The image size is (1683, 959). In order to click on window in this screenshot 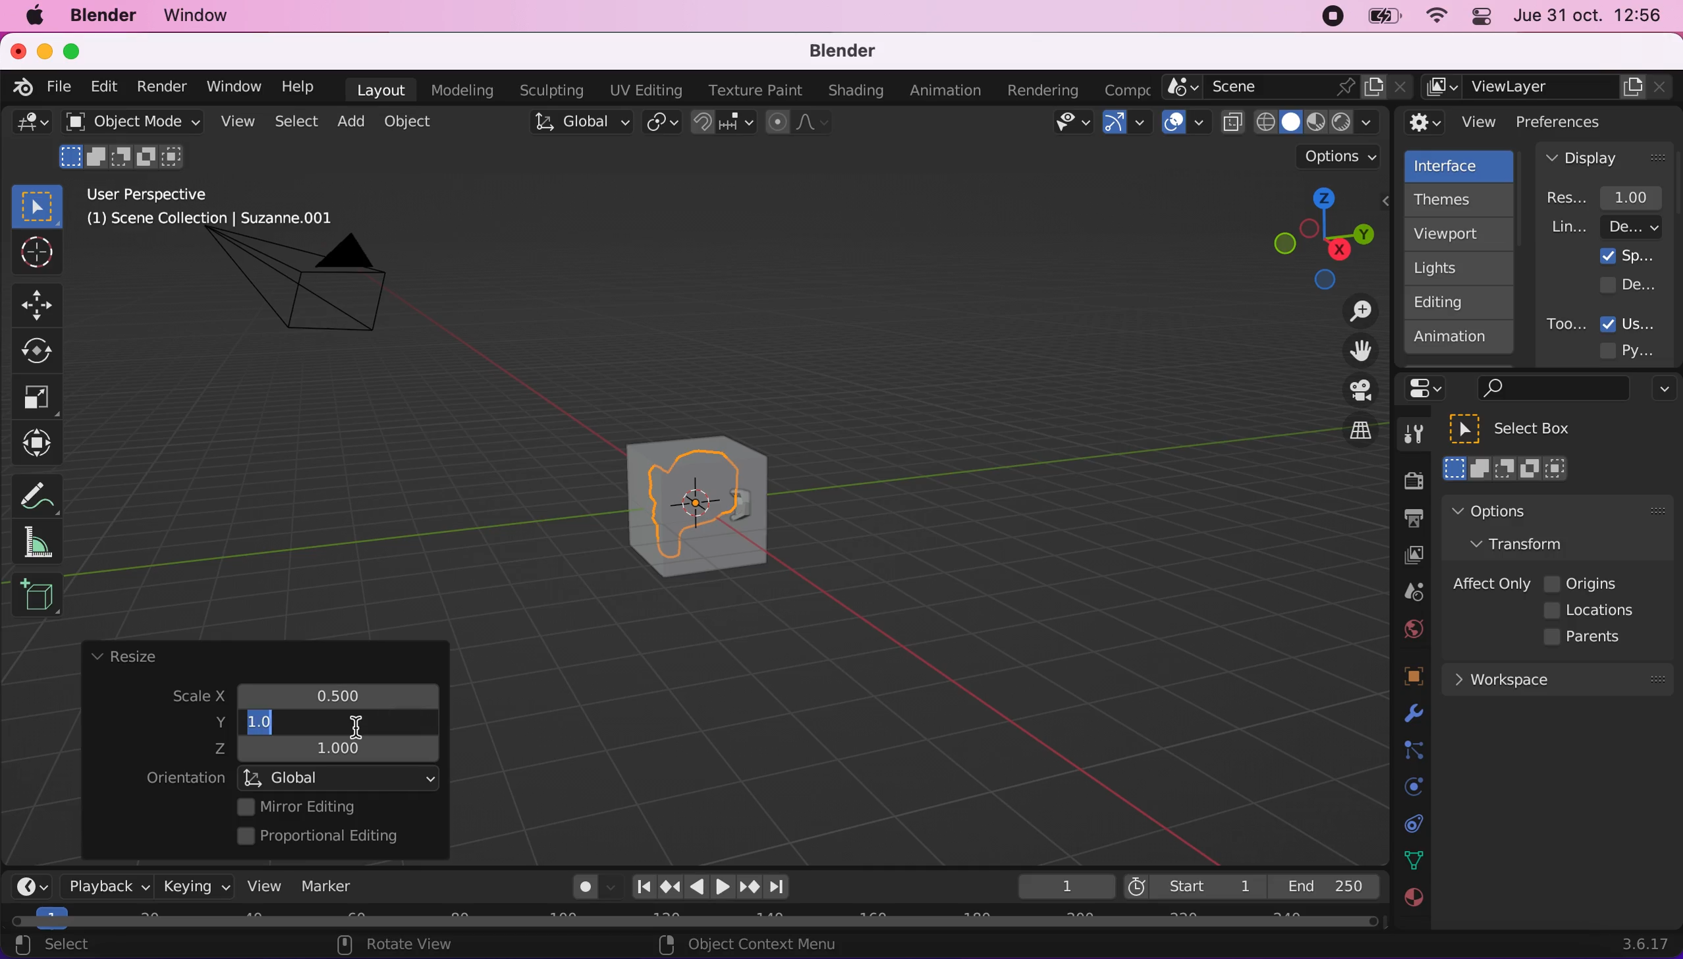, I will do `click(202, 16)`.